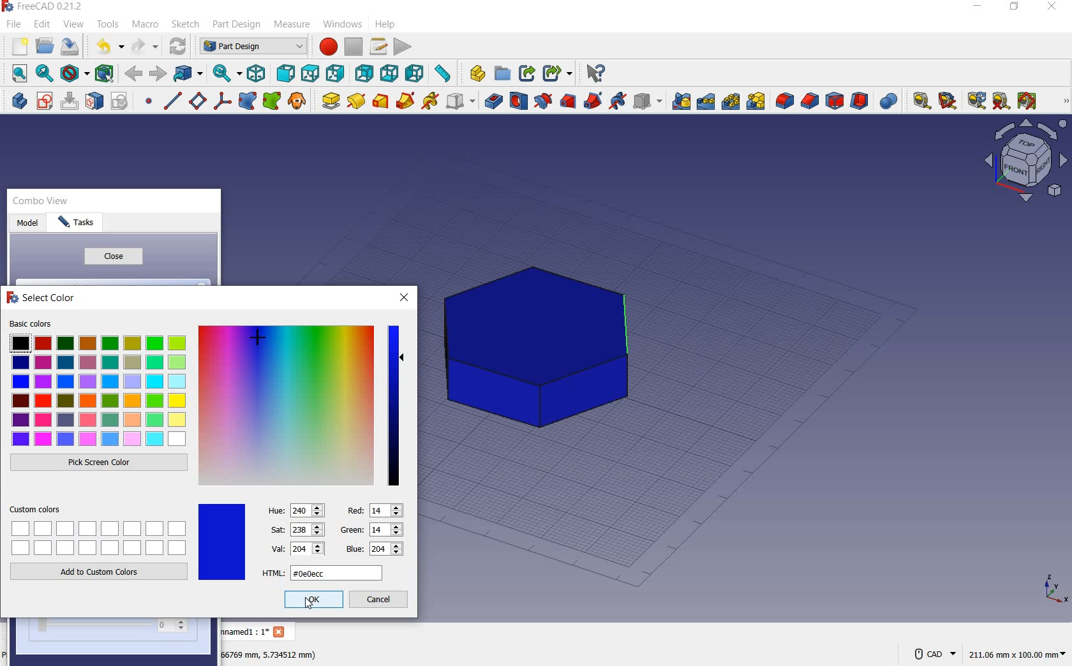  I want to click on back, so click(134, 73).